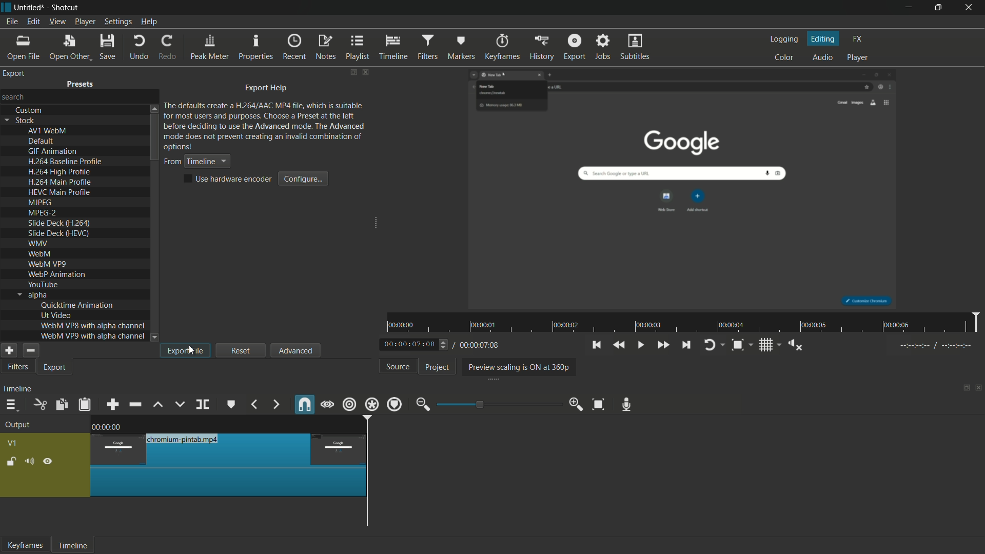 The image size is (985, 554). I want to click on webm vp8 with alpha channel, so click(92, 326).